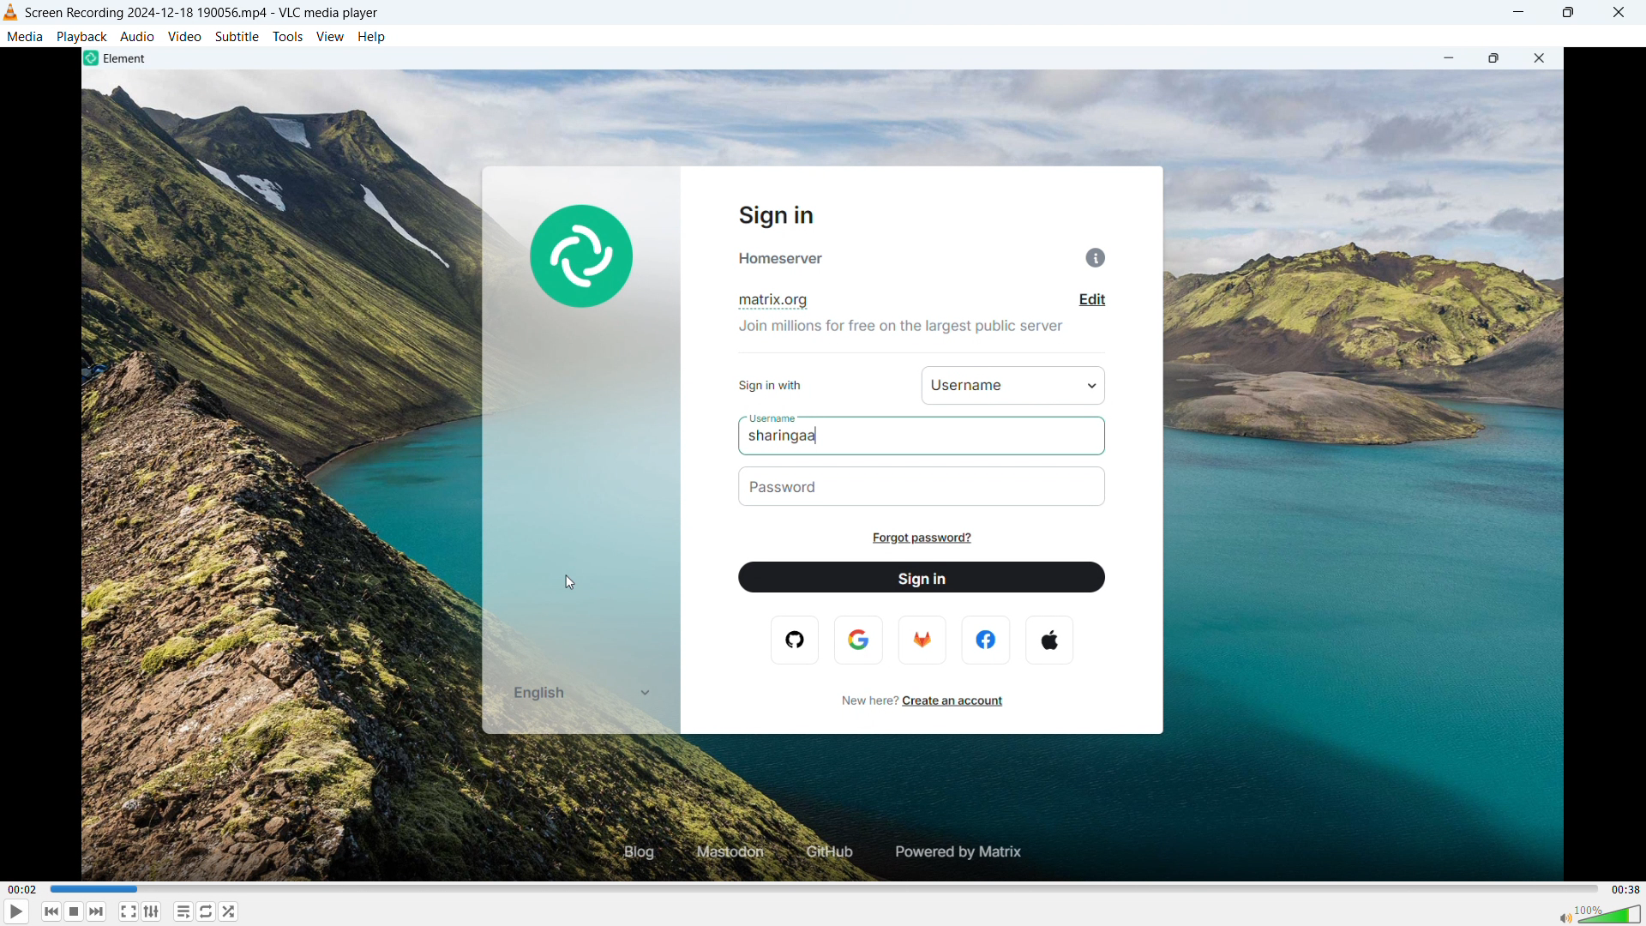  Describe the element at coordinates (288, 37) in the screenshot. I see `tools` at that location.